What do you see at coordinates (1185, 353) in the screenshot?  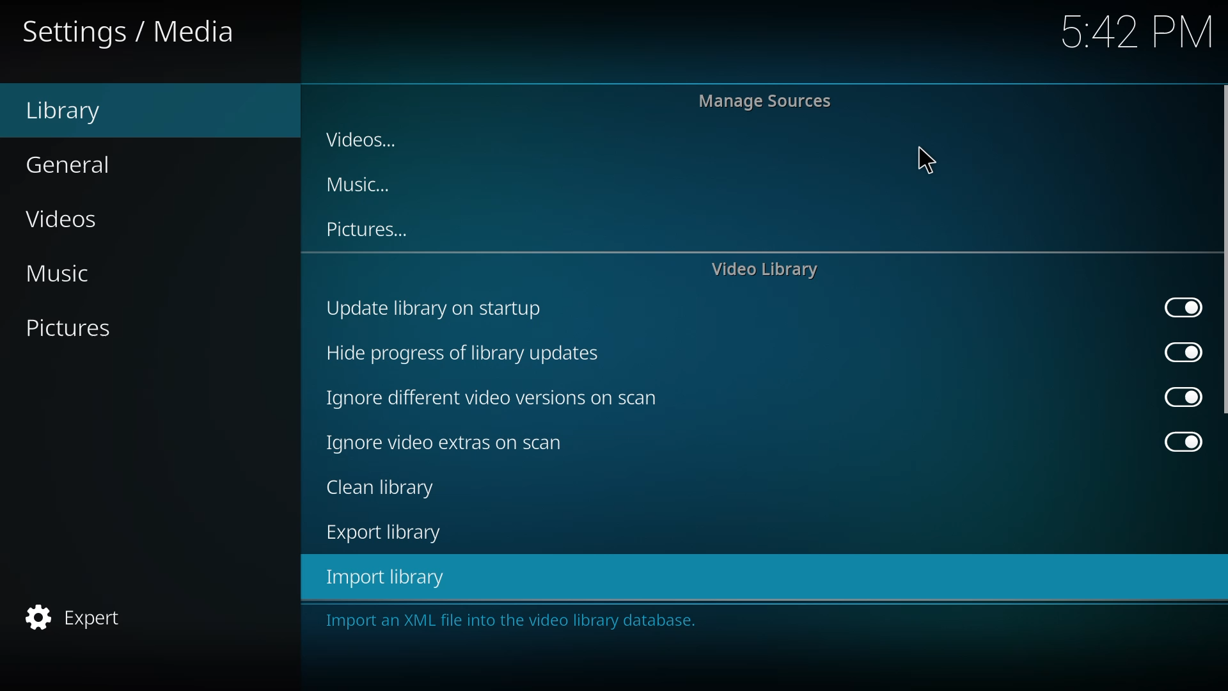 I see `enabled` at bounding box center [1185, 353].